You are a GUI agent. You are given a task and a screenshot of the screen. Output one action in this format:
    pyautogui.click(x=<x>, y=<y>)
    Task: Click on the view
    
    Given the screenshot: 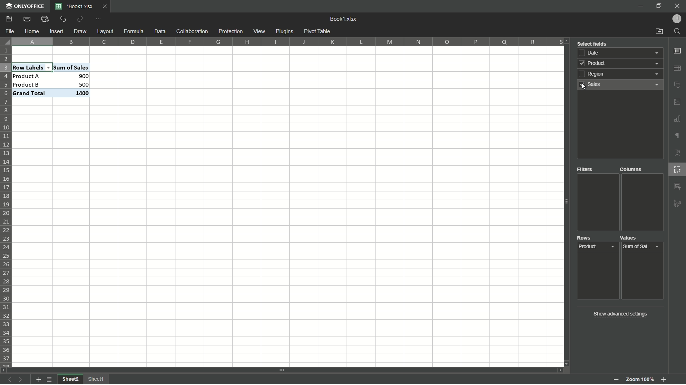 What is the action you would take?
    pyautogui.click(x=260, y=32)
    